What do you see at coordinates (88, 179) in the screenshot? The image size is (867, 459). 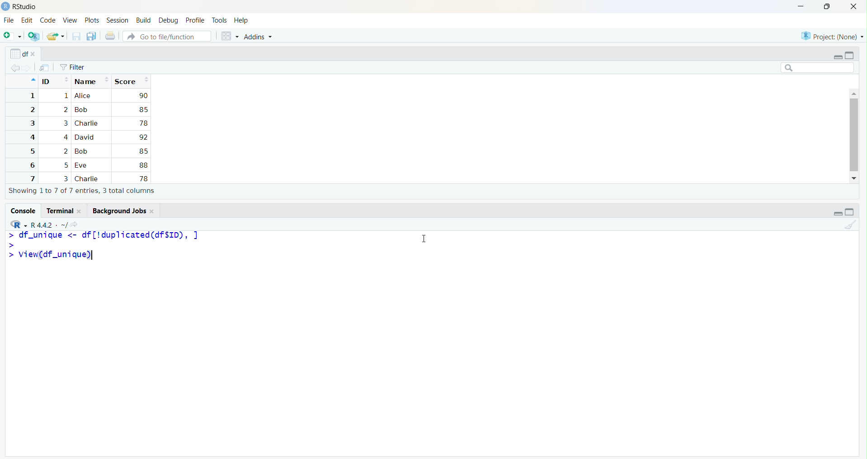 I see `Charlie` at bounding box center [88, 179].